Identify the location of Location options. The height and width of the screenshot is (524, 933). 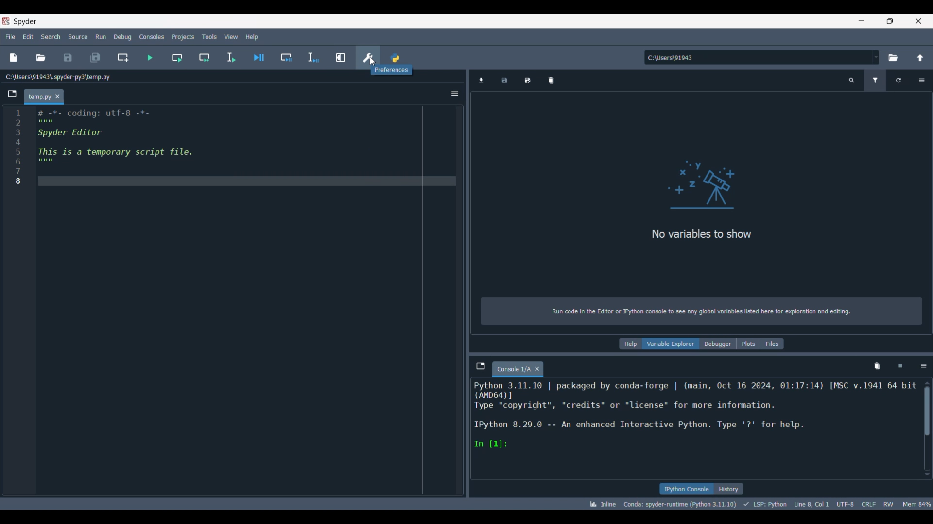
(876, 57).